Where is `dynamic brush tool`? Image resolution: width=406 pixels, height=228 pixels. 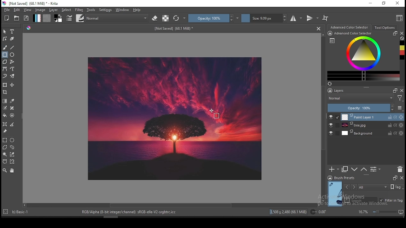
dynamic brush tool is located at coordinates (5, 76).